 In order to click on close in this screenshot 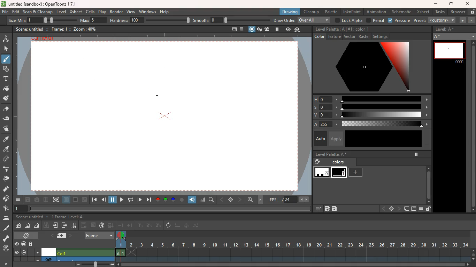, I will do `click(468, 3)`.